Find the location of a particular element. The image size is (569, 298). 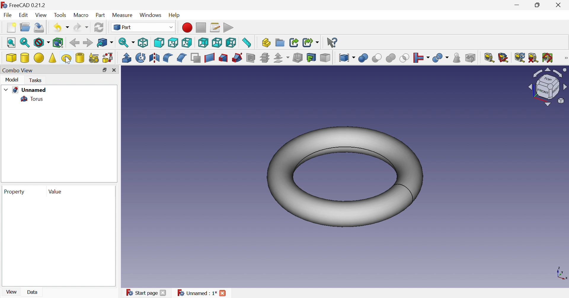

Create ruled surface is located at coordinates (209, 58).